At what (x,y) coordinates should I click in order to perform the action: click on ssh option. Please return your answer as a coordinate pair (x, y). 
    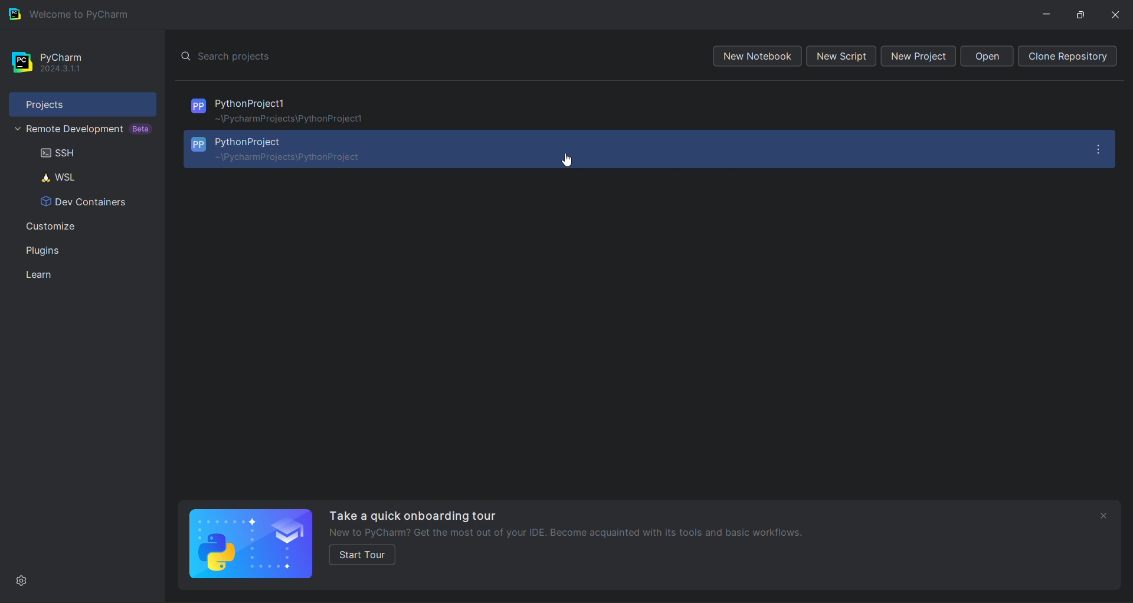
    Looking at the image, I should click on (80, 154).